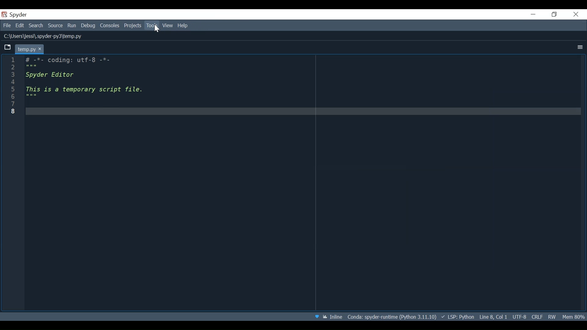  I want to click on Spyder Desktop Icon, so click(13, 15).